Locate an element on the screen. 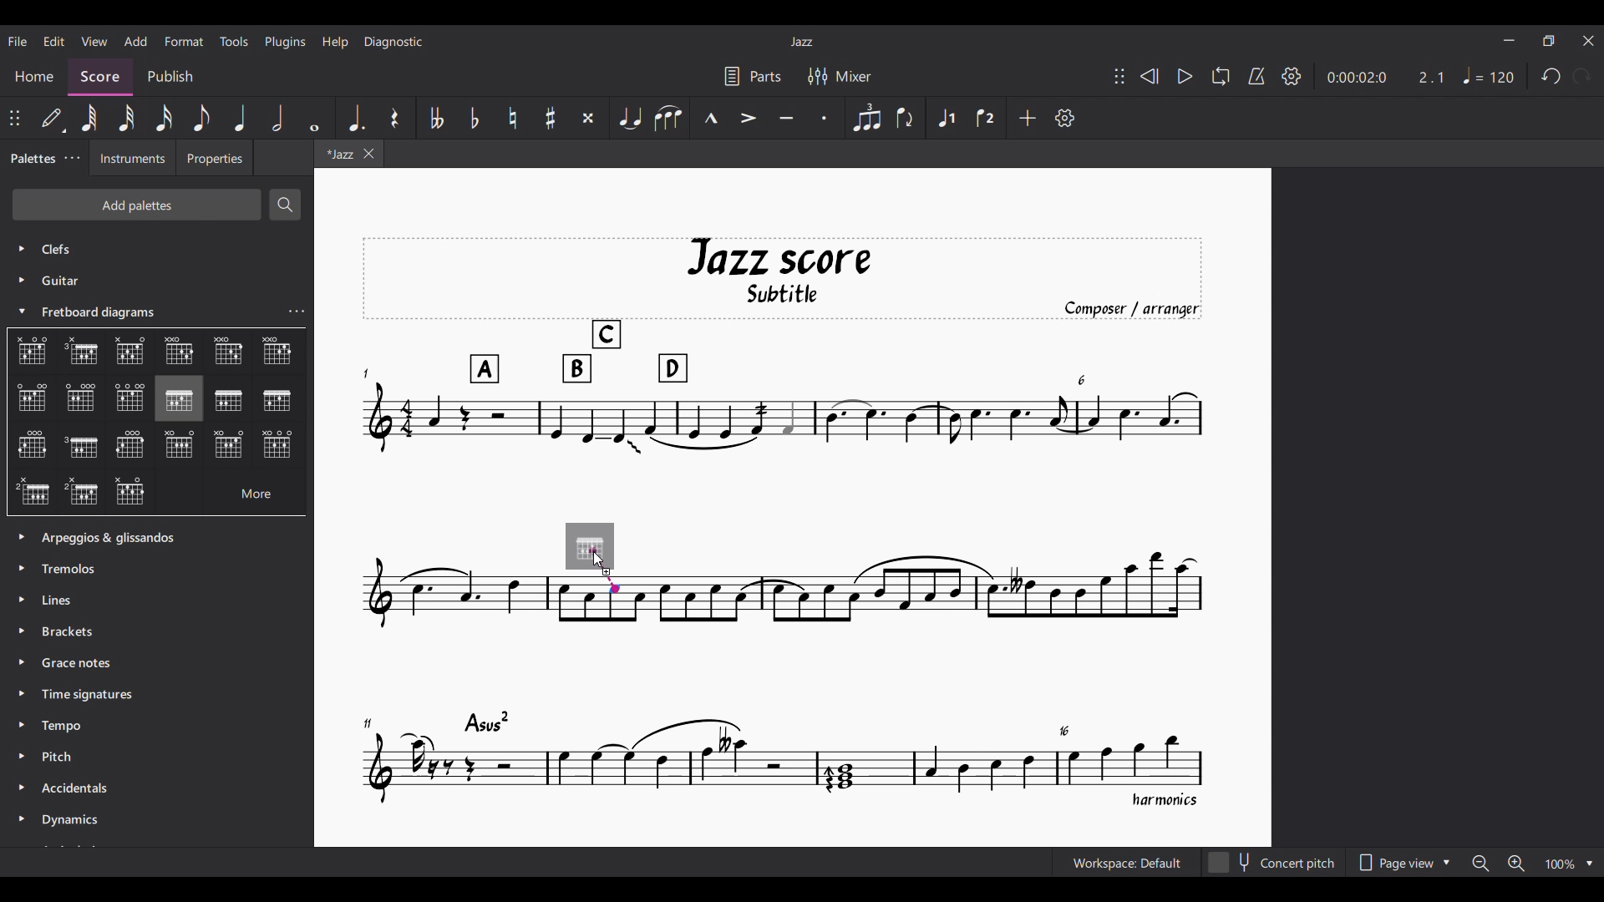 The width and height of the screenshot is (1604, 902). Change position is located at coordinates (1119, 76).